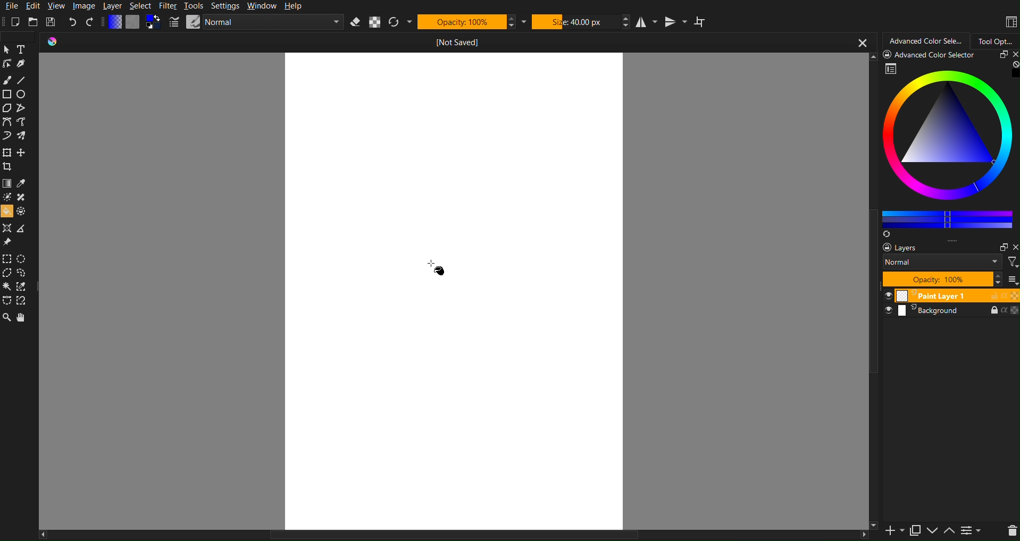 The width and height of the screenshot is (1020, 541). Describe the element at coordinates (1010, 20) in the screenshot. I see `Workspaces` at that location.